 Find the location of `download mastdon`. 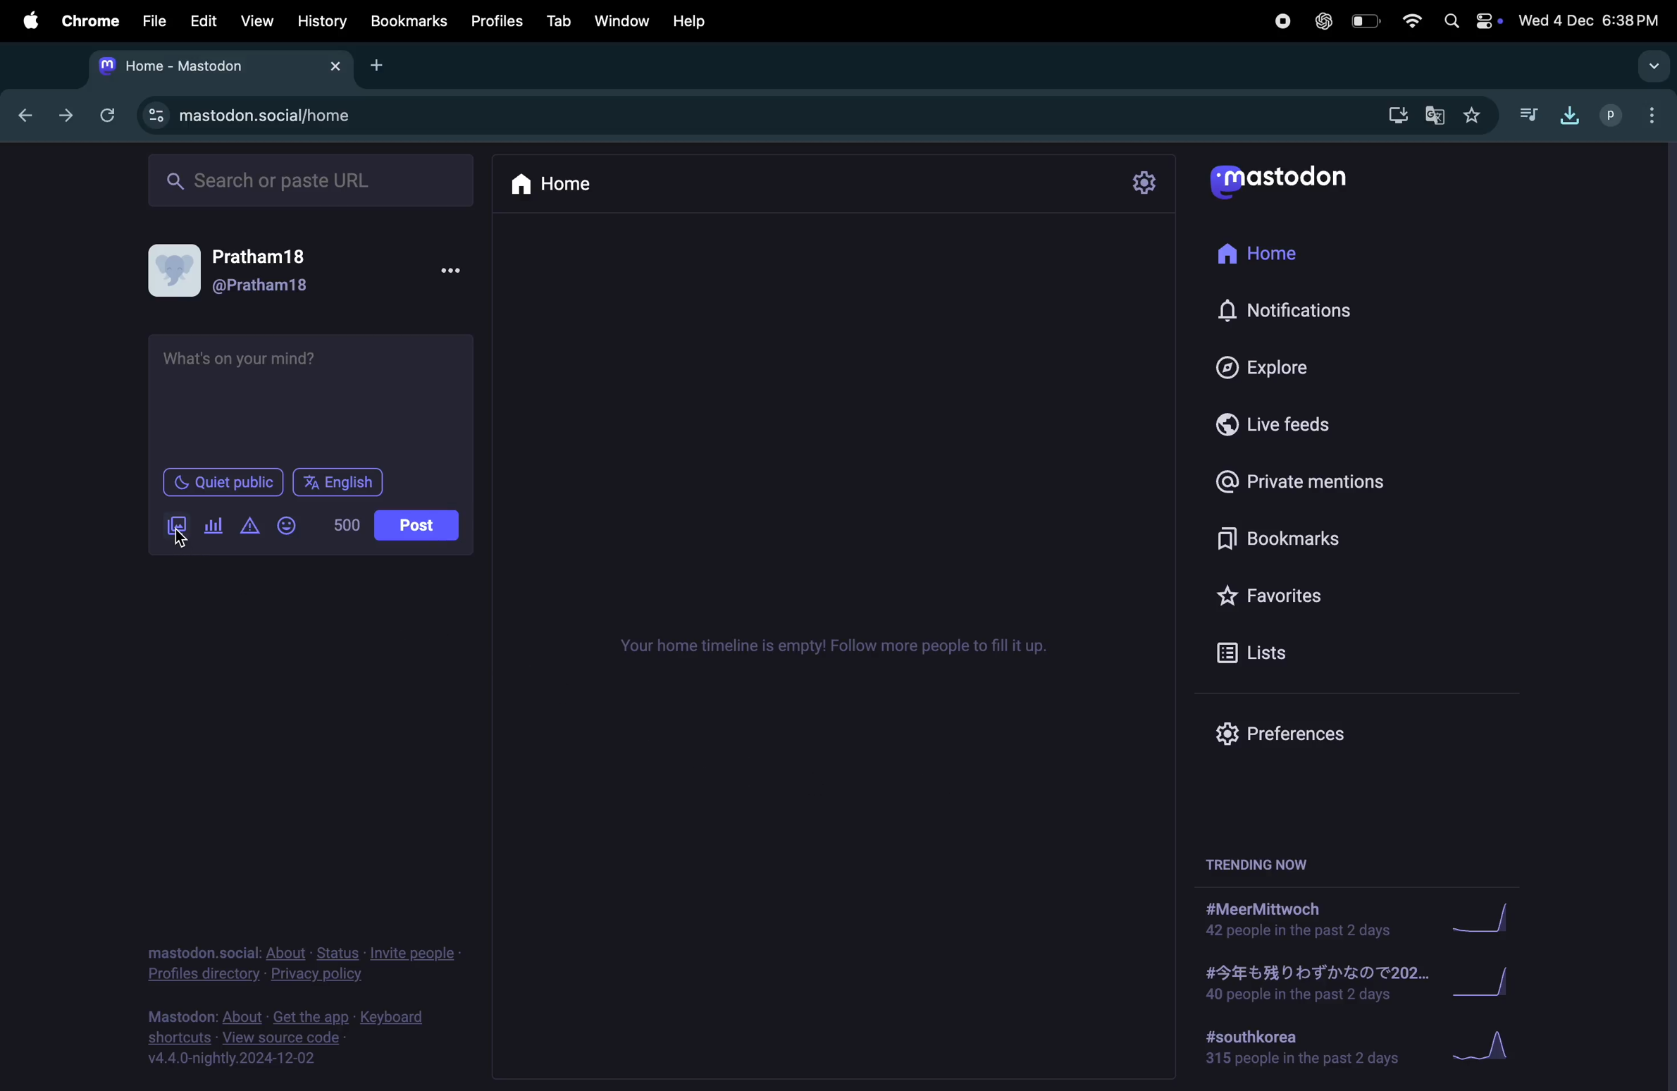

download mastdon is located at coordinates (1397, 116).